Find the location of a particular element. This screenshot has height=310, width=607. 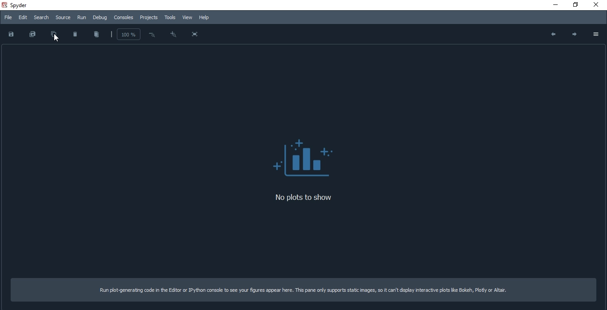

run is located at coordinates (82, 18).